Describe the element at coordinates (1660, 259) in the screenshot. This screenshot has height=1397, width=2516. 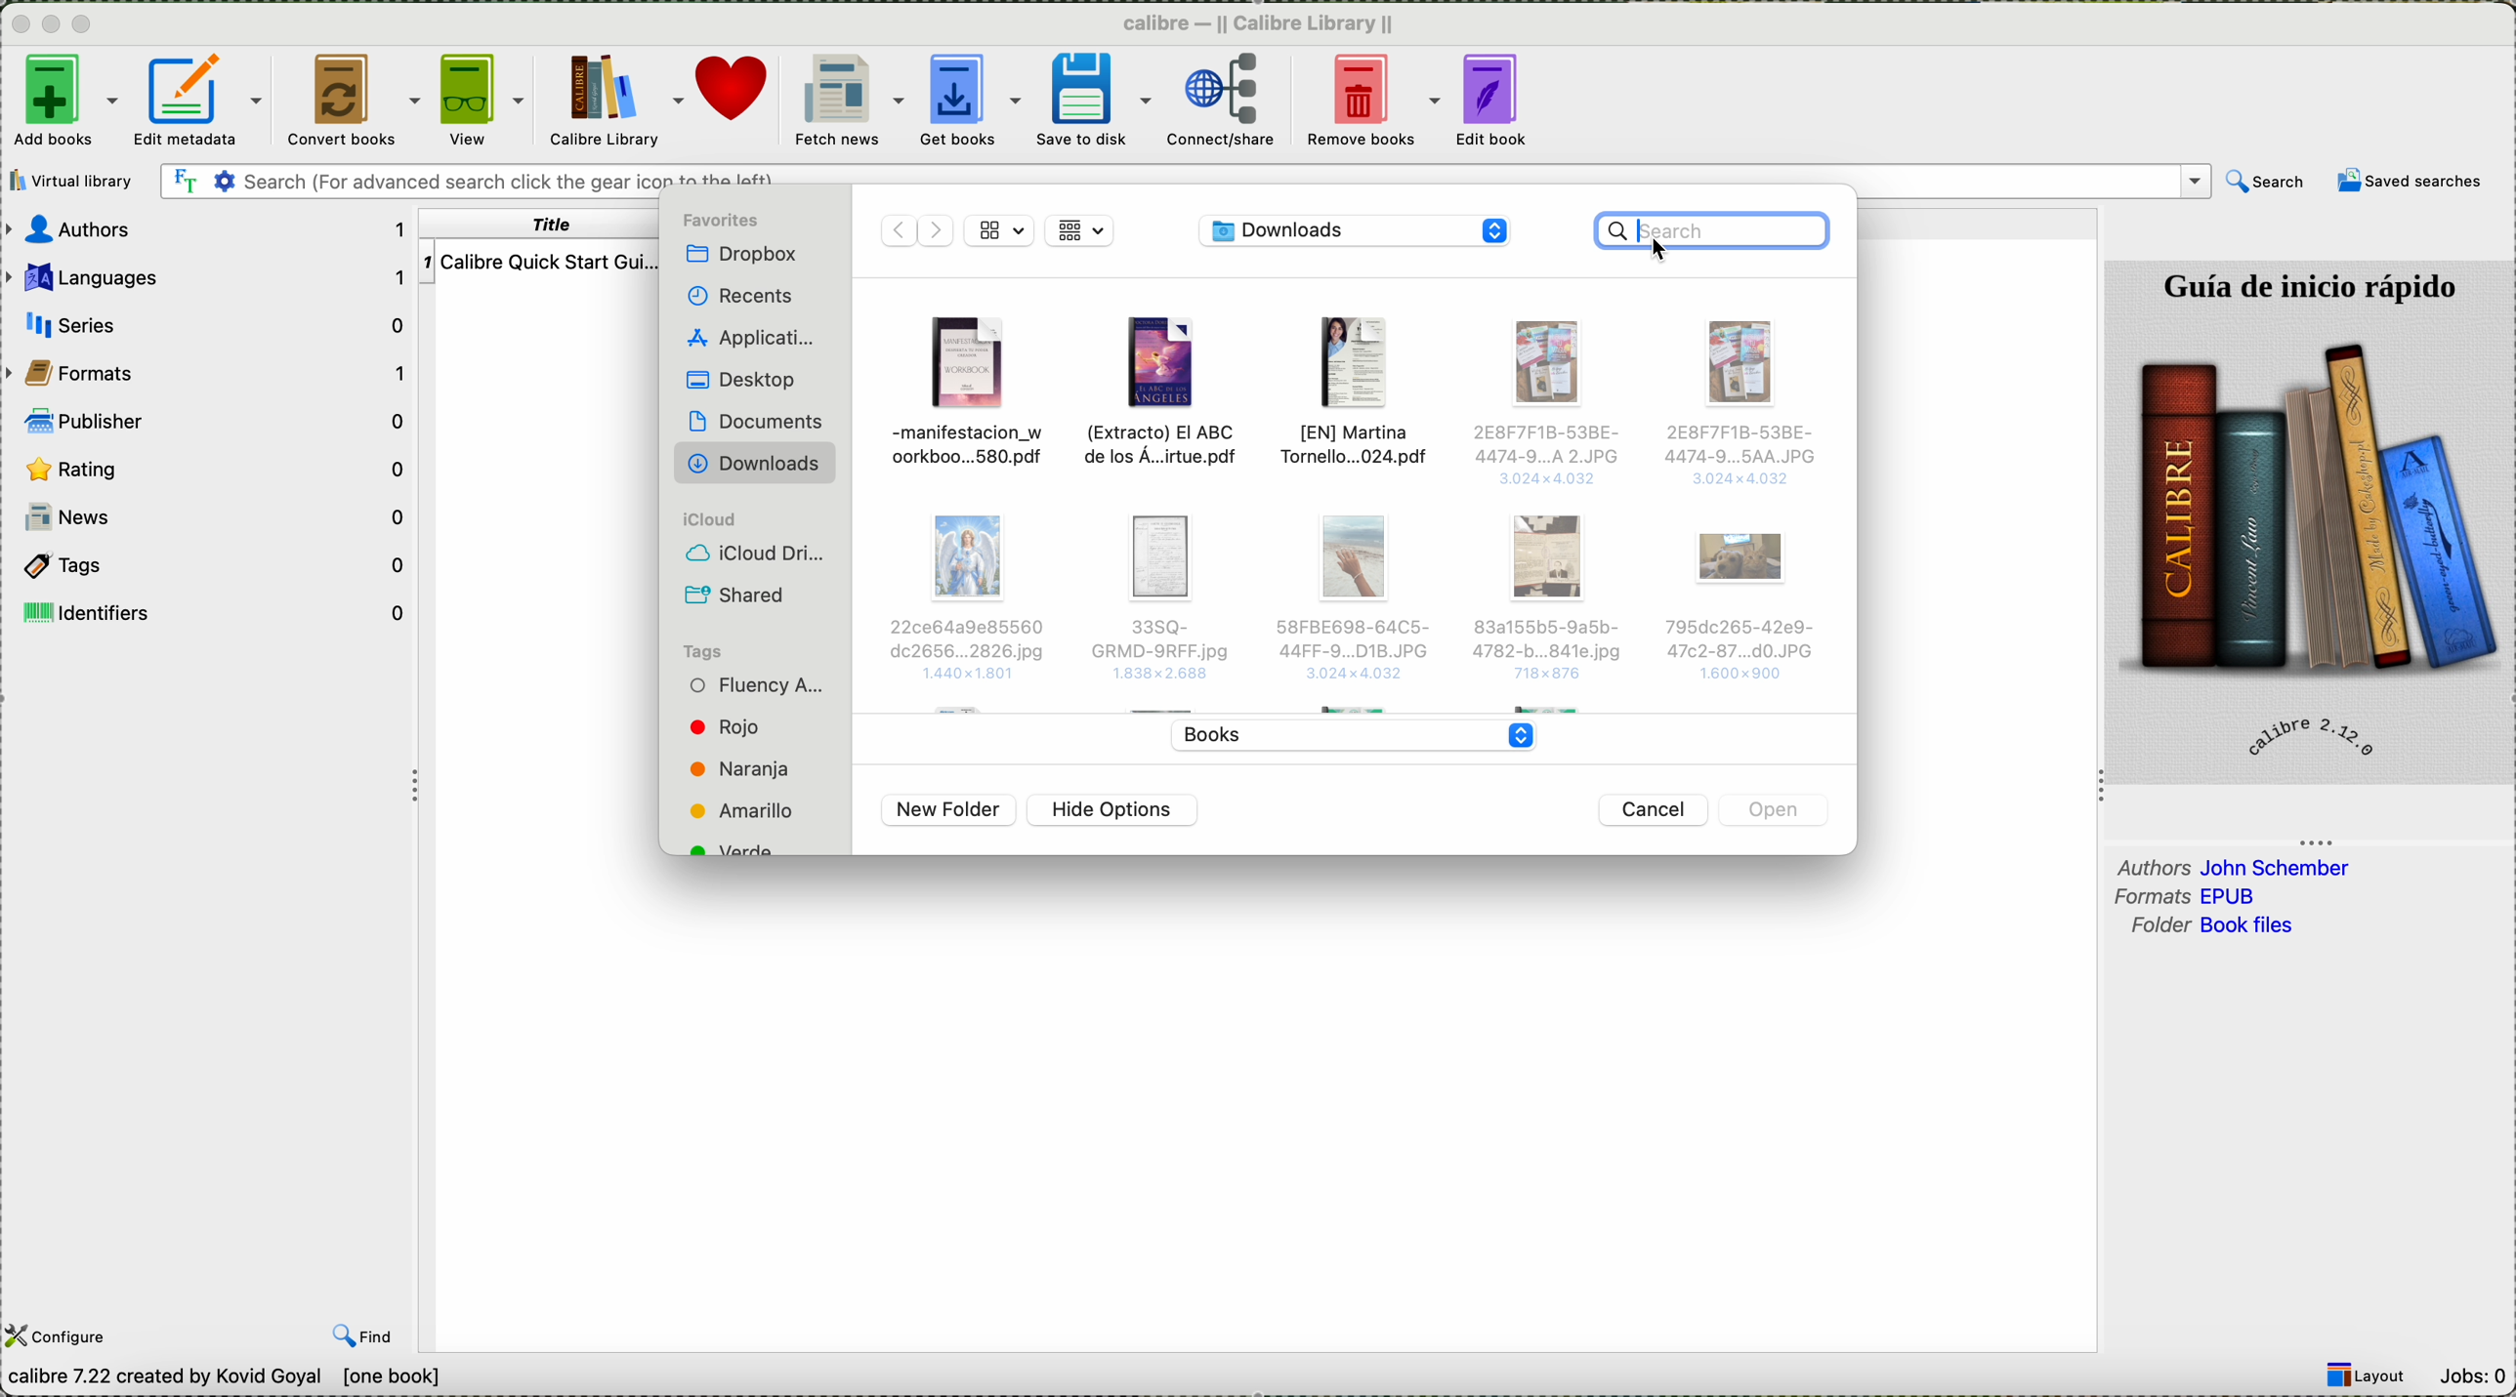
I see `cursor` at that location.